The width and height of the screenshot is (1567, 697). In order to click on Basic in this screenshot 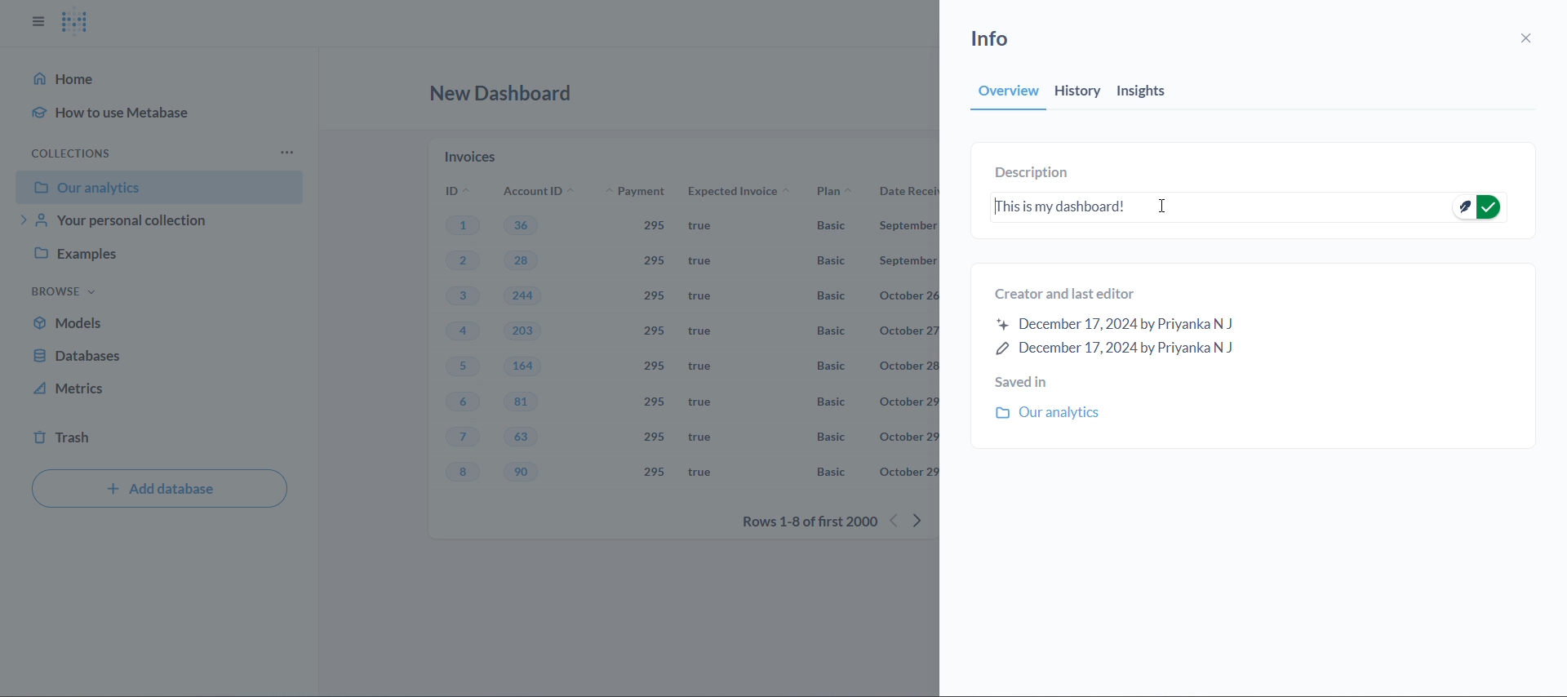, I will do `click(827, 472)`.